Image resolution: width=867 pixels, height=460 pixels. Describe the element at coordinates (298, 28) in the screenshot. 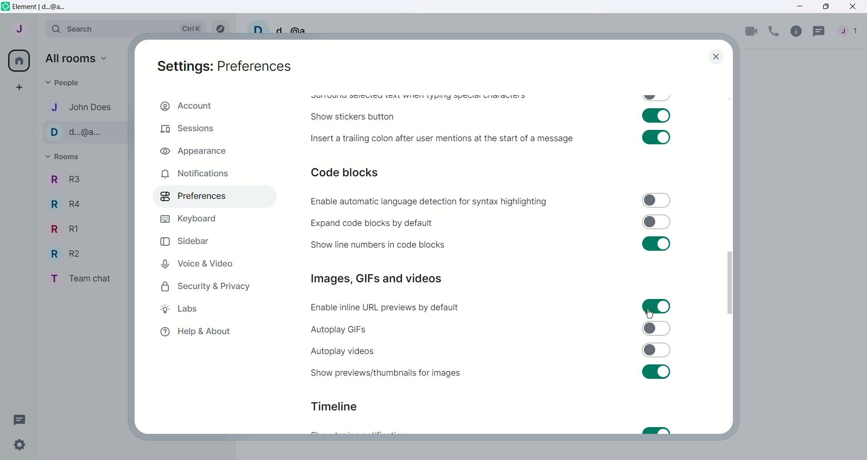

I see `d...@a...` at that location.